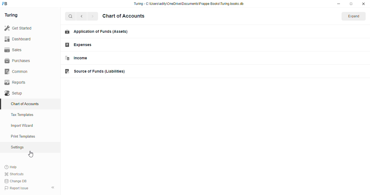 The width and height of the screenshot is (370, 195). Describe the element at coordinates (15, 174) in the screenshot. I see `Shortcuts` at that location.